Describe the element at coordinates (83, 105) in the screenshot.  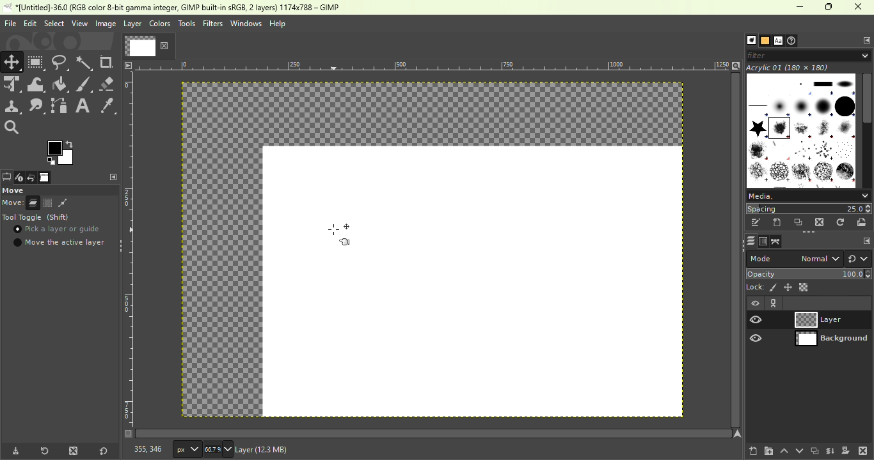
I see `Text tool` at that location.